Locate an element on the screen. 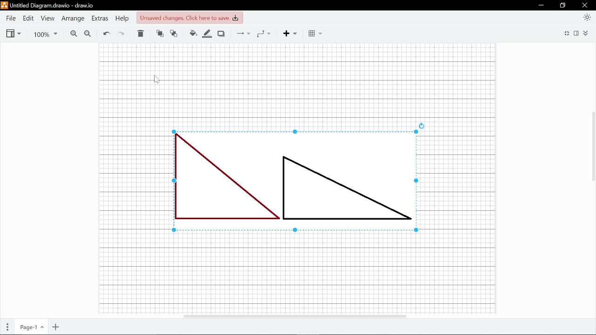 Image resolution: width=596 pixels, height=335 pixels. Pages is located at coordinates (7, 327).